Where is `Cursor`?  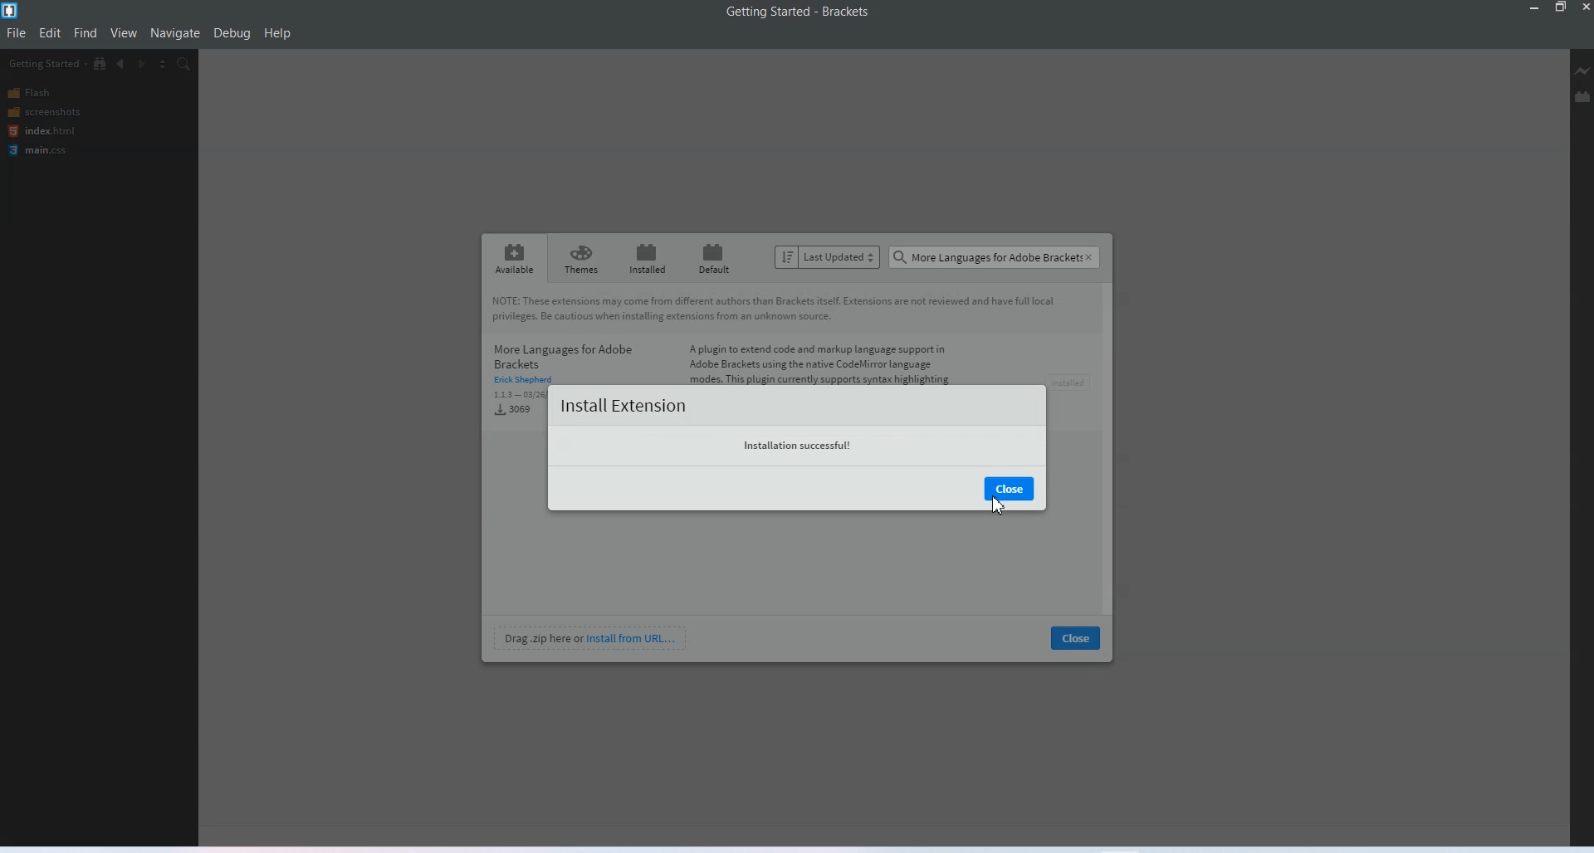
Cursor is located at coordinates (998, 506).